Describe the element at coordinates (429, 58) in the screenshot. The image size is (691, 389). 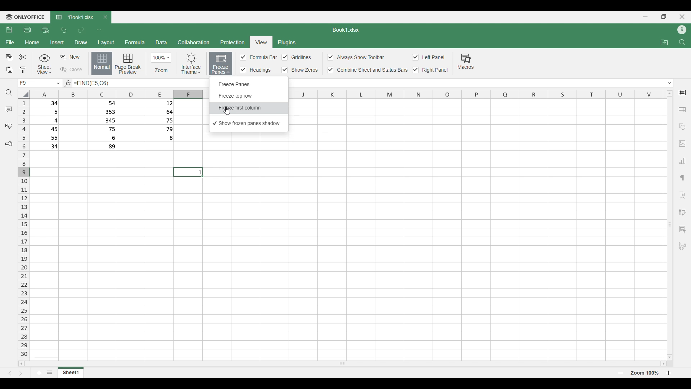
I see `Toggles for left panel` at that location.